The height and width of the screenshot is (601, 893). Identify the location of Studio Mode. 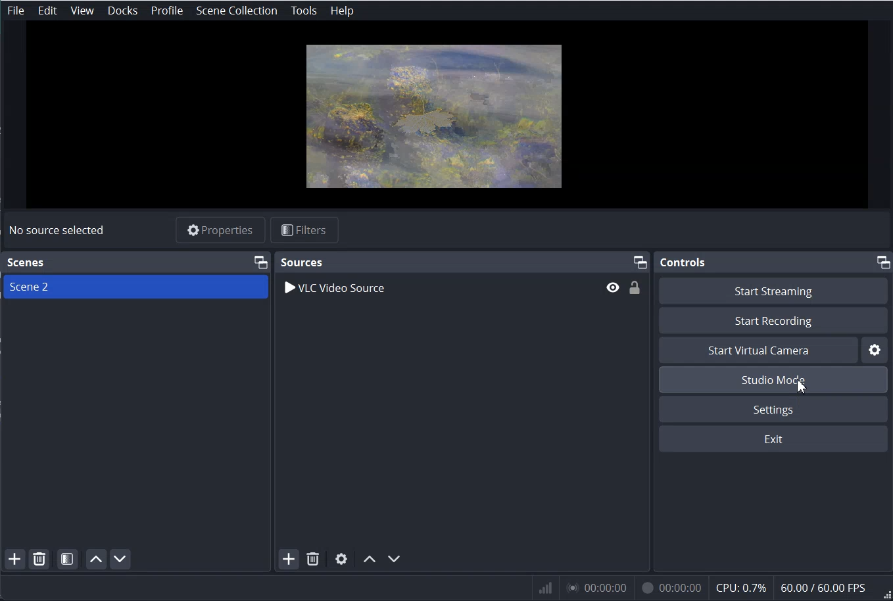
(775, 379).